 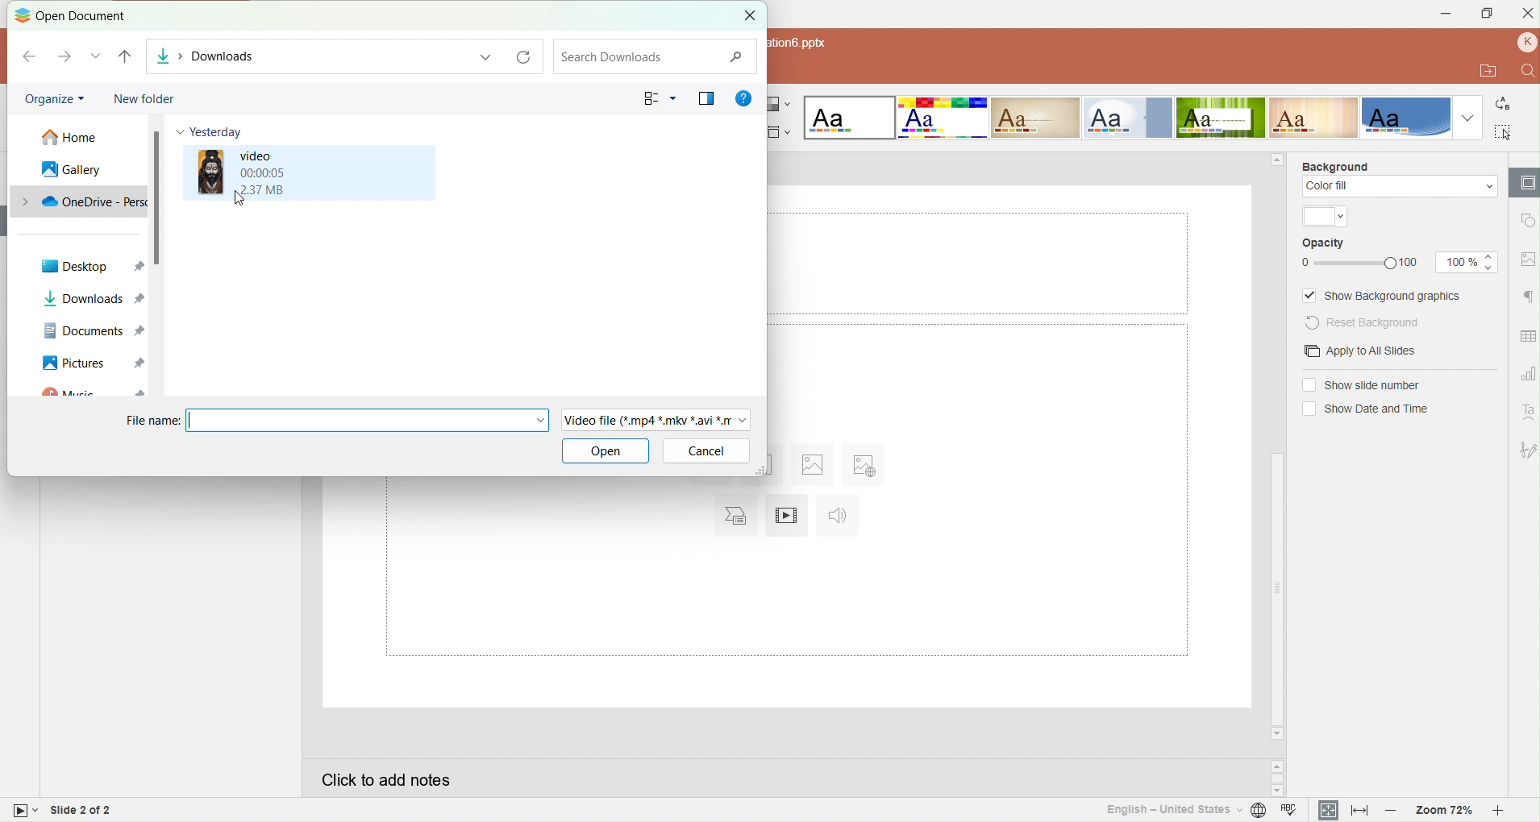 What do you see at coordinates (657, 57) in the screenshot?
I see `Search downloads` at bounding box center [657, 57].